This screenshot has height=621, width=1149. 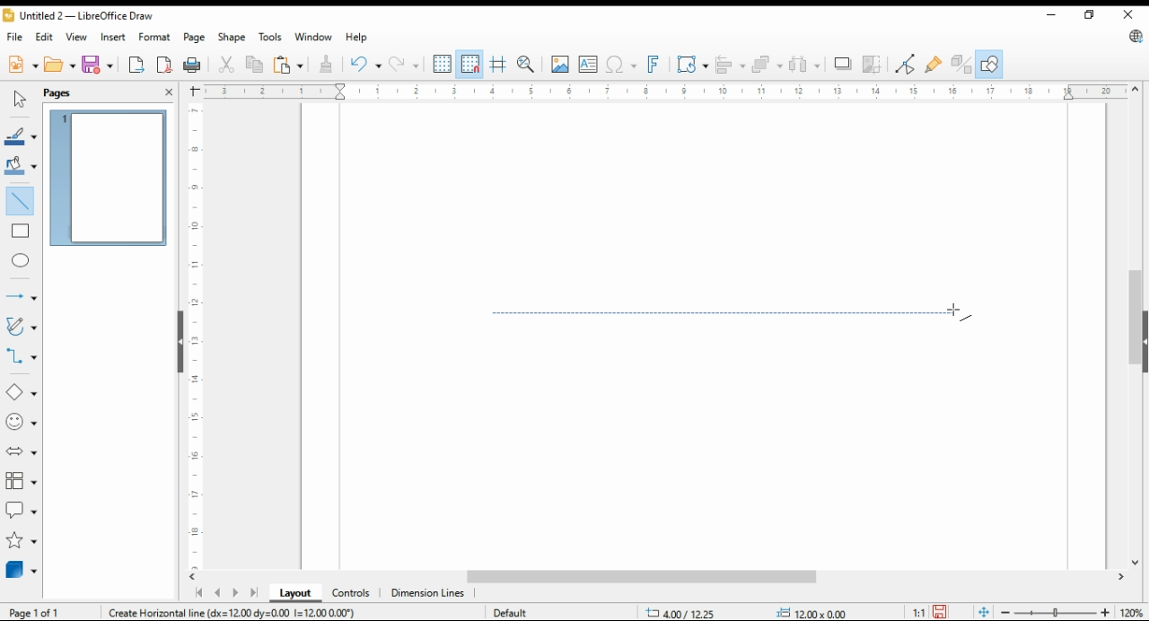 I want to click on redo, so click(x=403, y=64).